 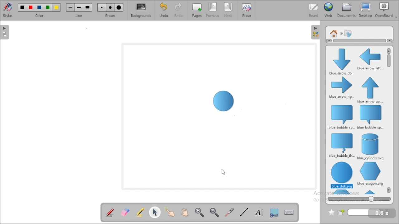 What do you see at coordinates (140, 212) in the screenshot?
I see `highlight` at bounding box center [140, 212].